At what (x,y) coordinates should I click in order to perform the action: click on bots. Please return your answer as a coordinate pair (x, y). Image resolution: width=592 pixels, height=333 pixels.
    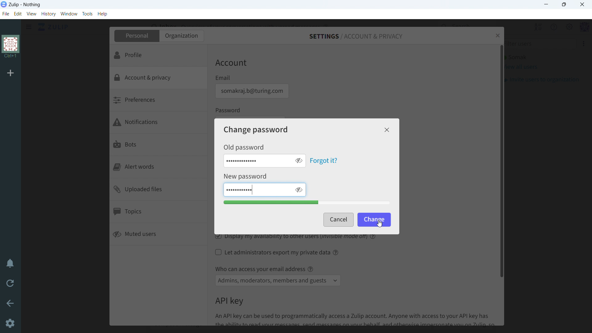
    Looking at the image, I should click on (159, 146).